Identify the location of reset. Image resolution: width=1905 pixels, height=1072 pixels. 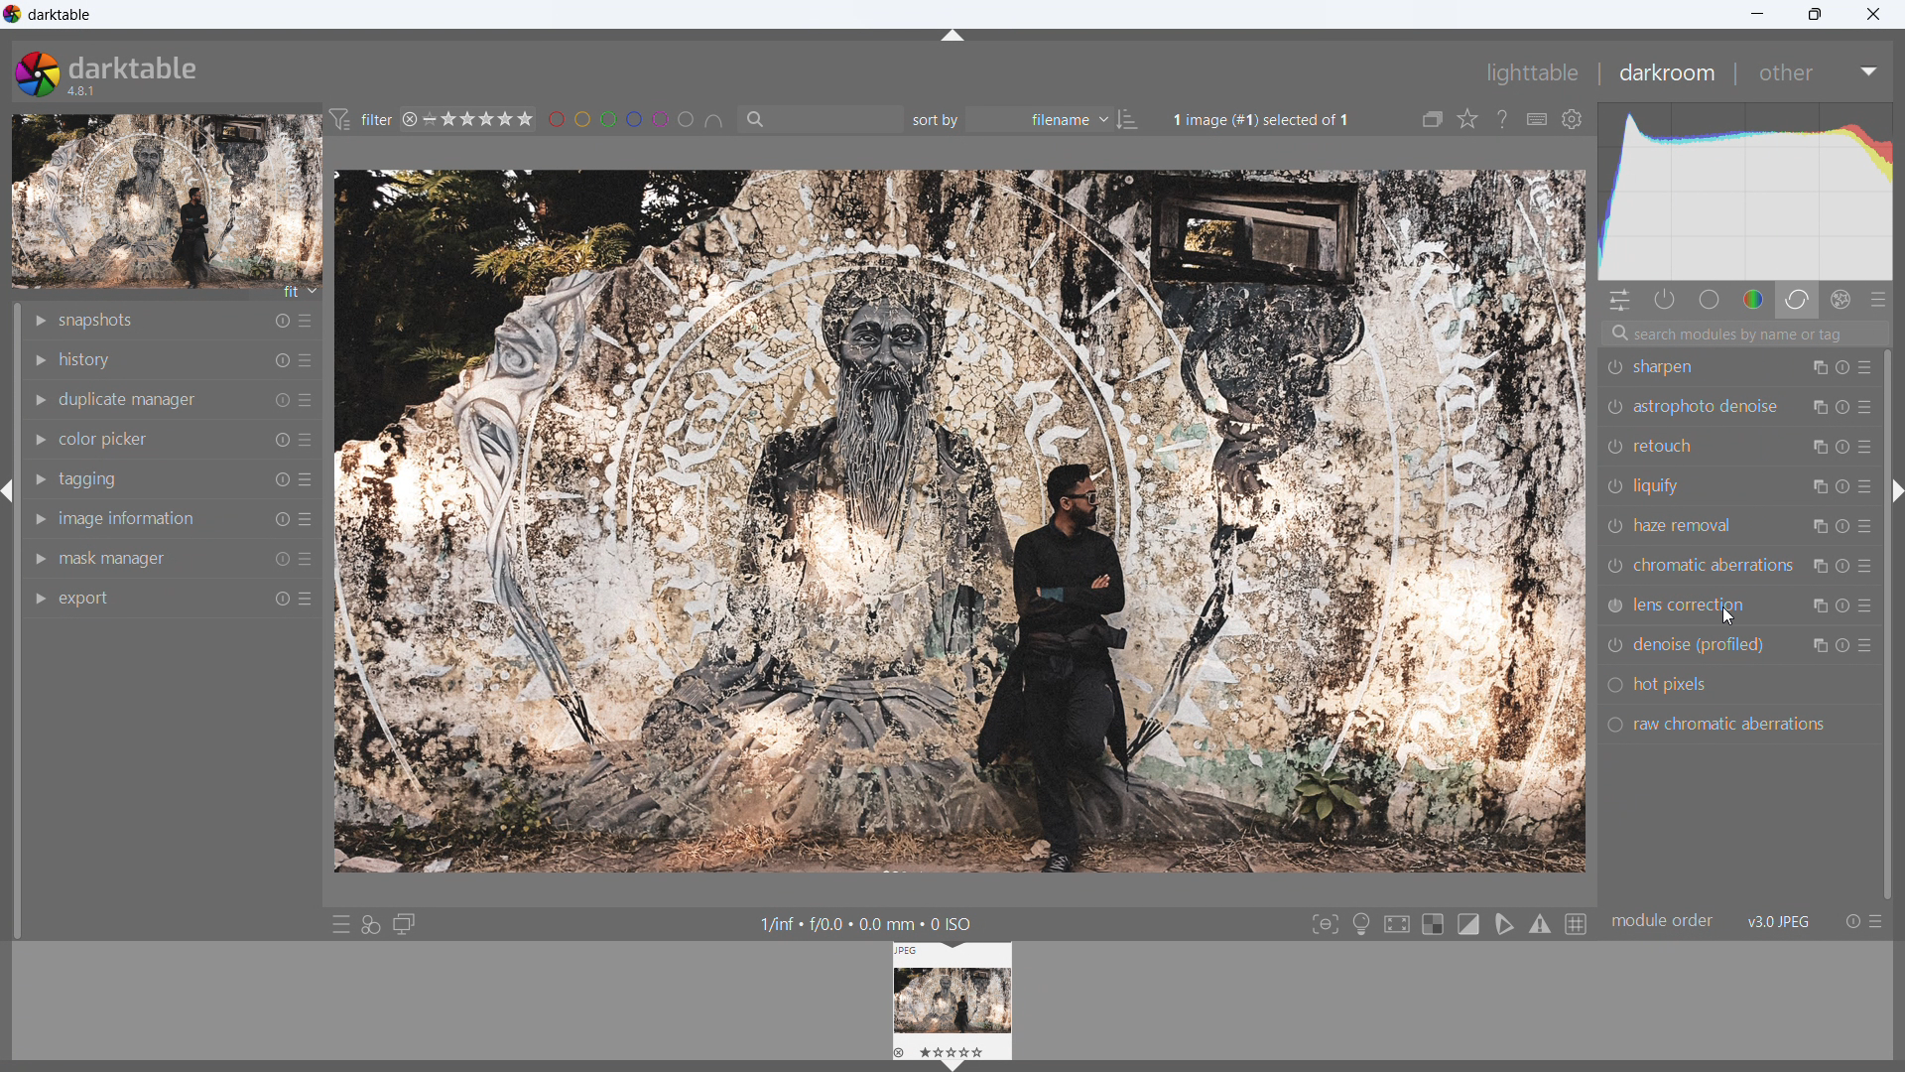
(1844, 571).